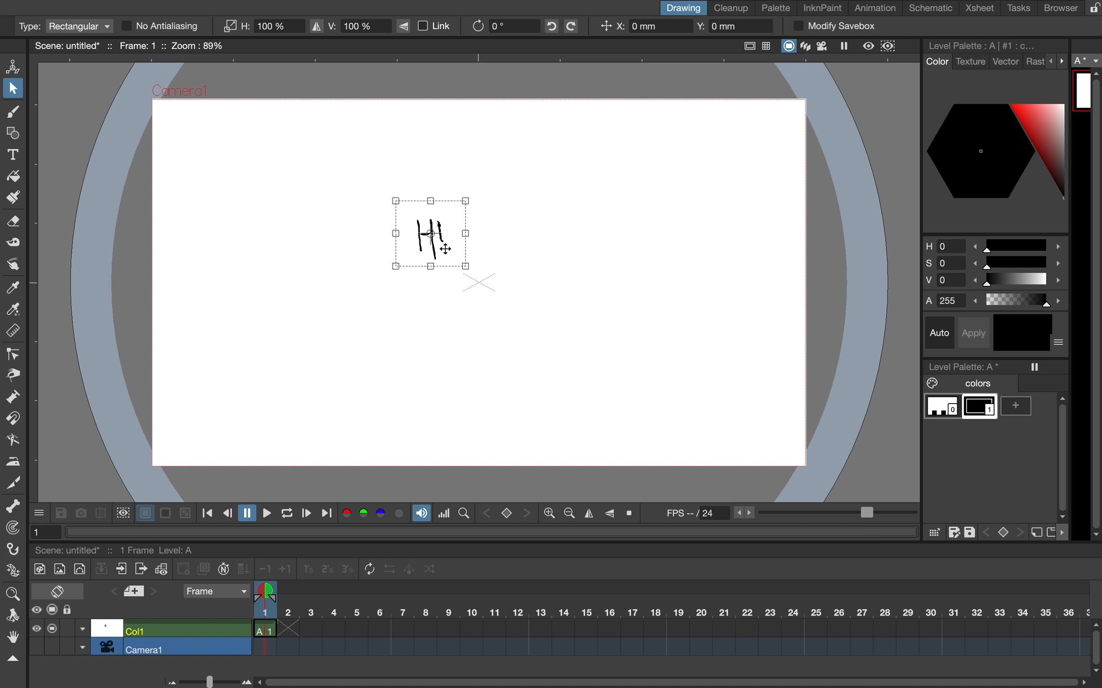  What do you see at coordinates (184, 512) in the screenshot?
I see `checkered background` at bounding box center [184, 512].